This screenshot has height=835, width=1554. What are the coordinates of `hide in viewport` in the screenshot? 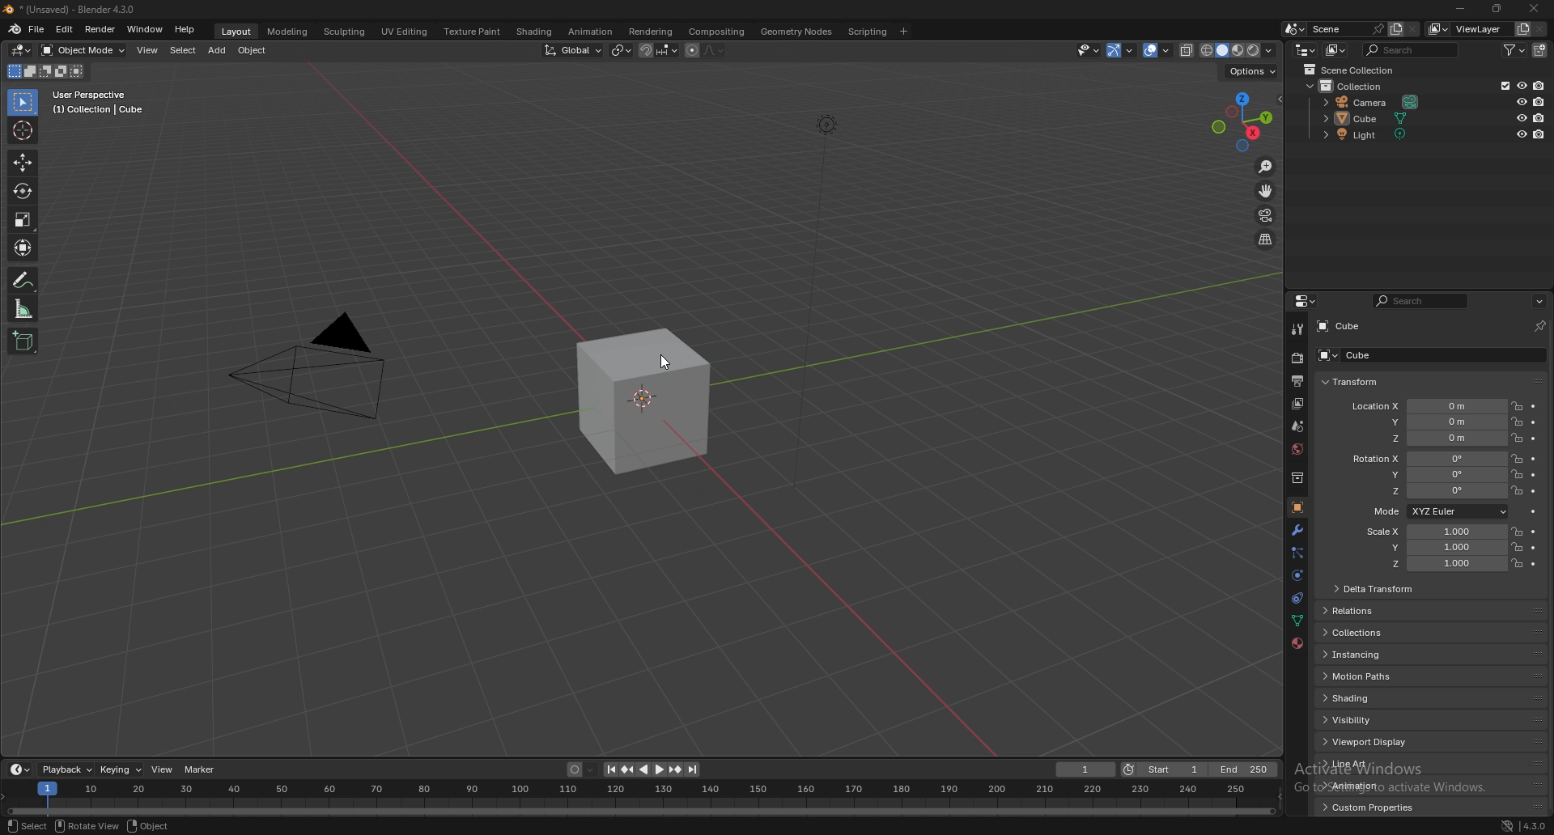 It's located at (1521, 117).